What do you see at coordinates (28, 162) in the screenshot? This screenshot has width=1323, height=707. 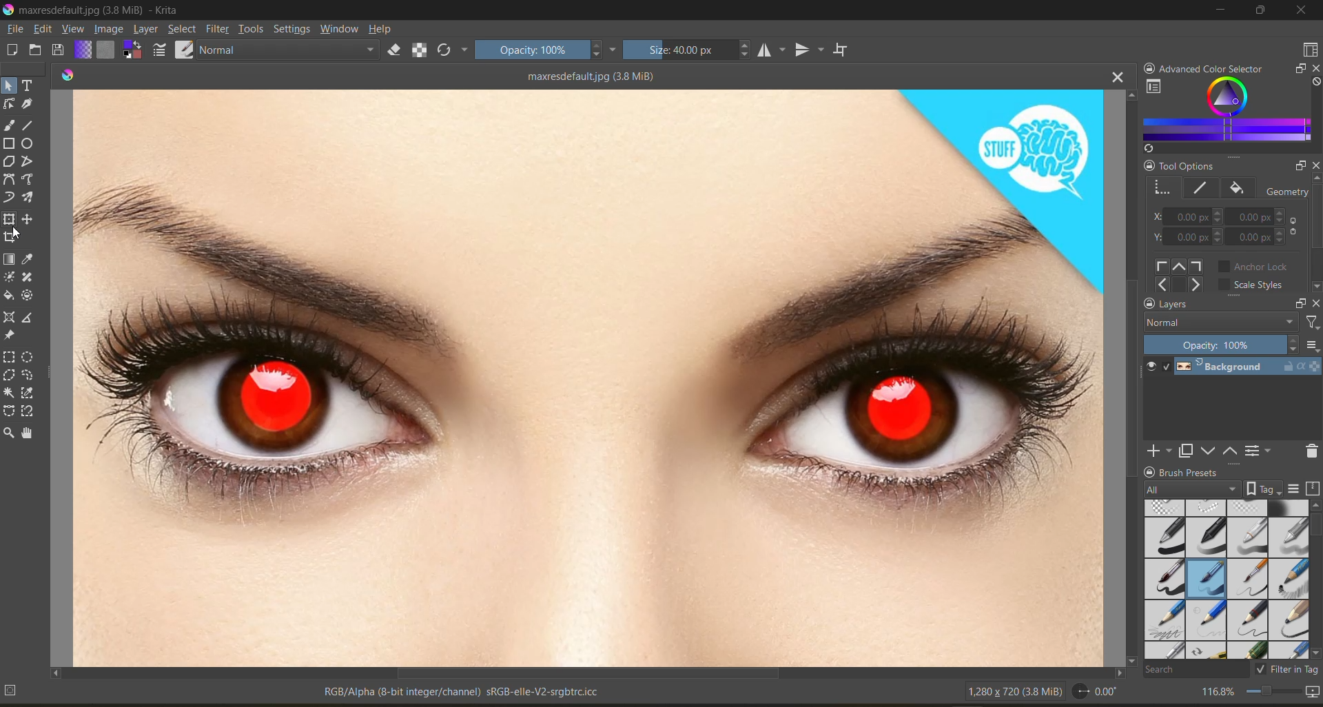 I see `tool` at bounding box center [28, 162].